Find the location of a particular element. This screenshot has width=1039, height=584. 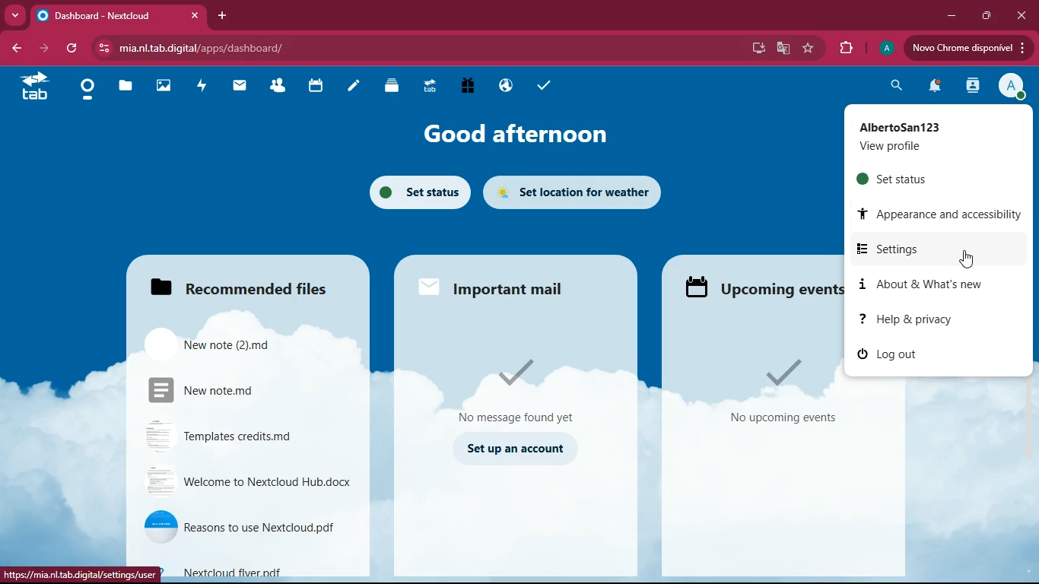

back is located at coordinates (15, 46).